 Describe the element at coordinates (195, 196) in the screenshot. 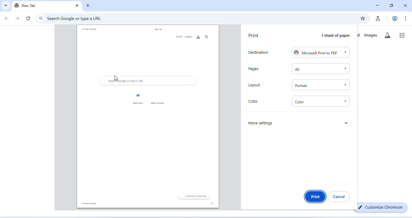

I see `customize chromium` at that location.